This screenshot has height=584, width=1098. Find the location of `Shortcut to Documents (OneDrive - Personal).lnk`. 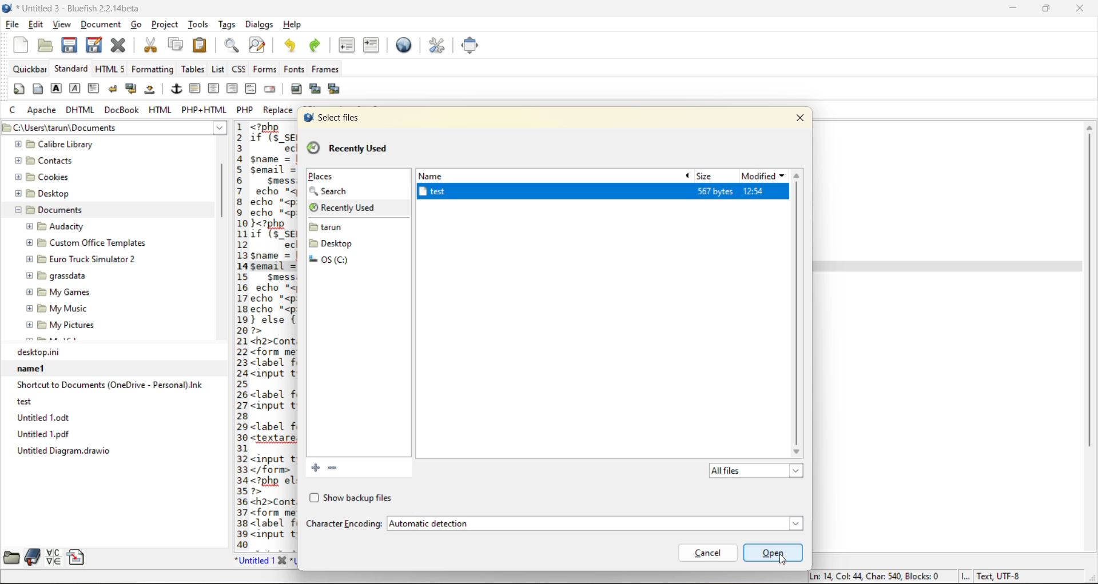

Shortcut to Documents (OneDrive - Personal).lnk is located at coordinates (109, 385).